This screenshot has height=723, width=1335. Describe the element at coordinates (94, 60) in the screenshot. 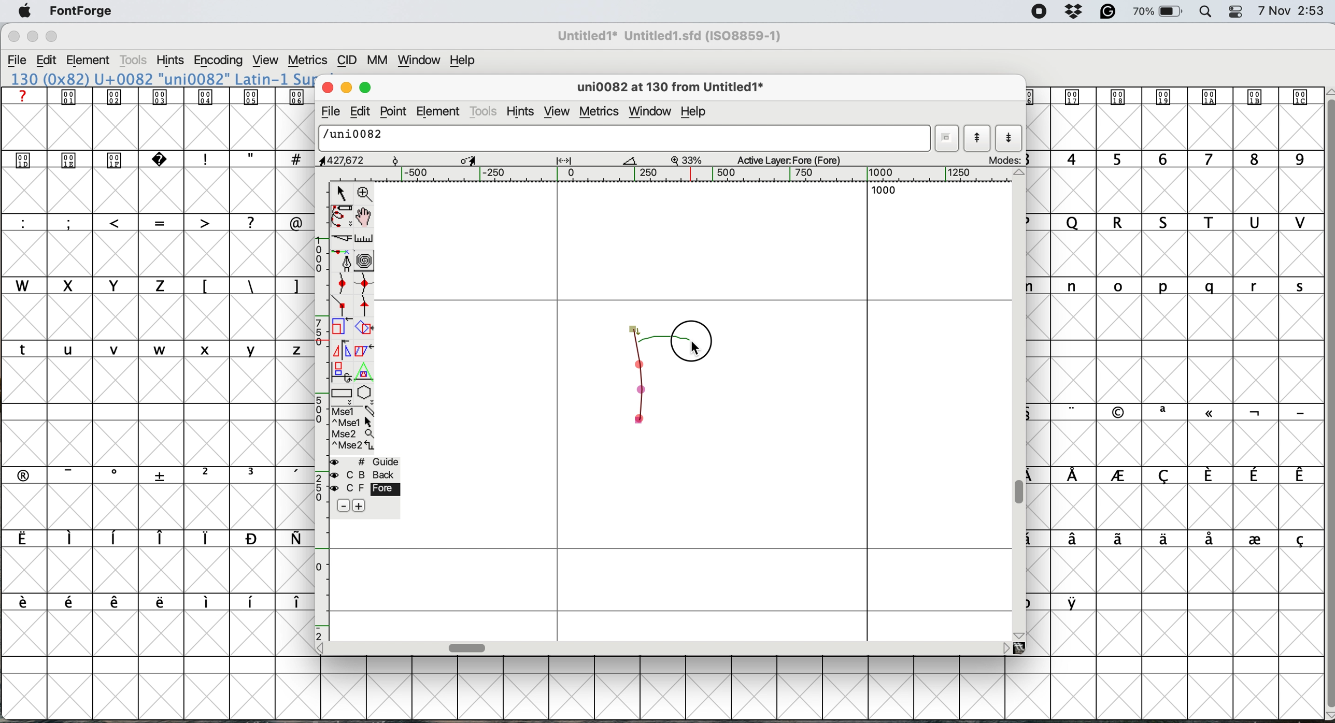

I see `element` at that location.